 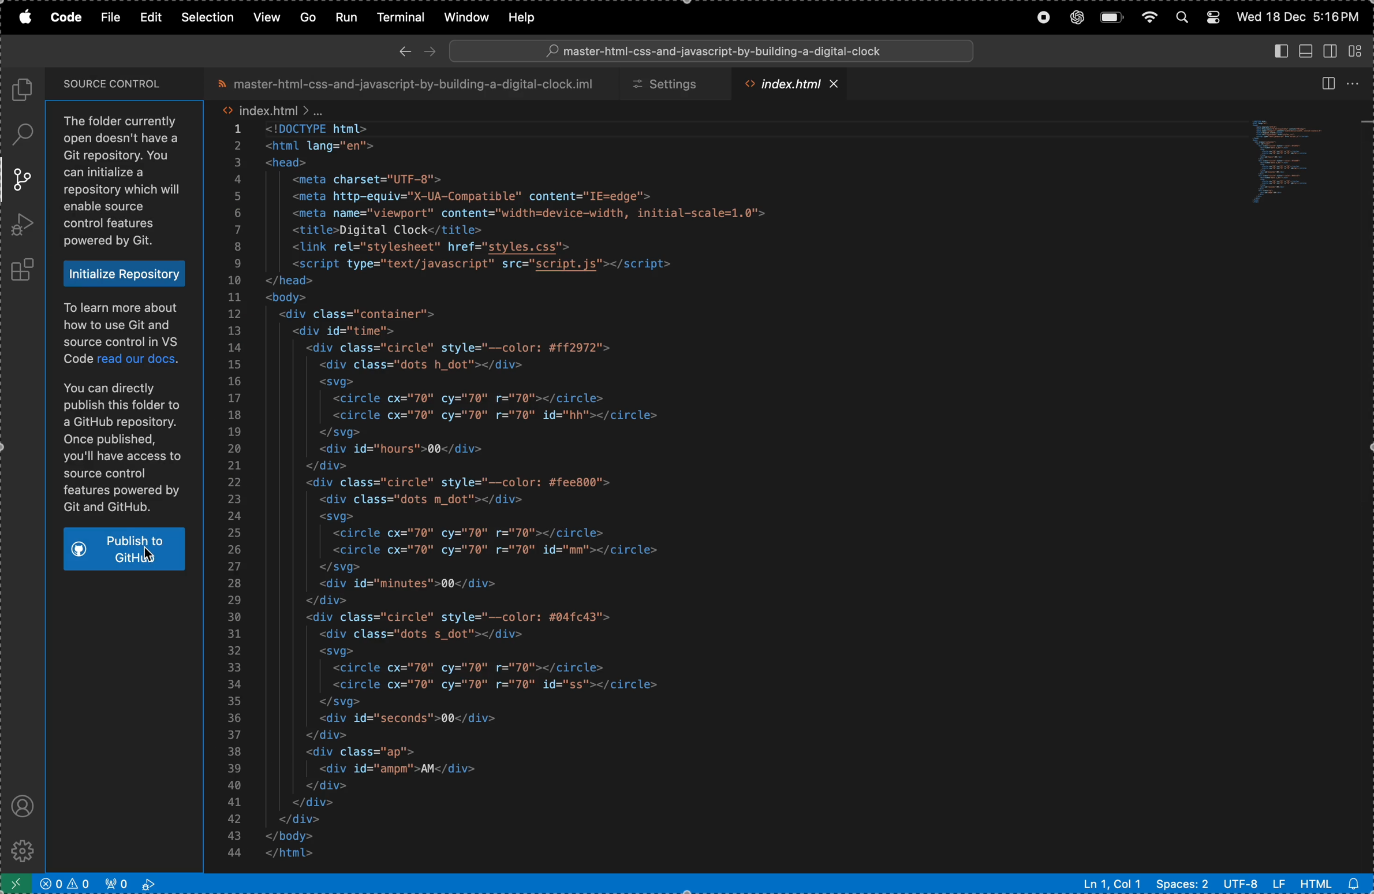 I want to click on <head>, so click(x=290, y=164).